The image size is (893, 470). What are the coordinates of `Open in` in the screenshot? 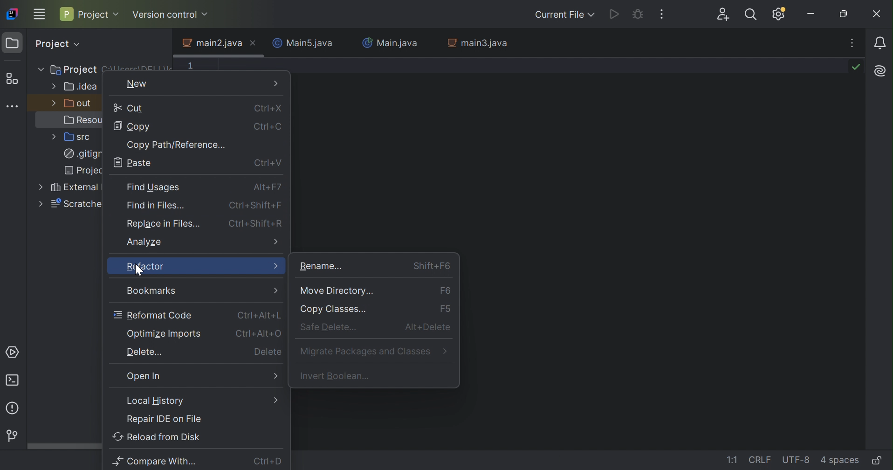 It's located at (146, 377).